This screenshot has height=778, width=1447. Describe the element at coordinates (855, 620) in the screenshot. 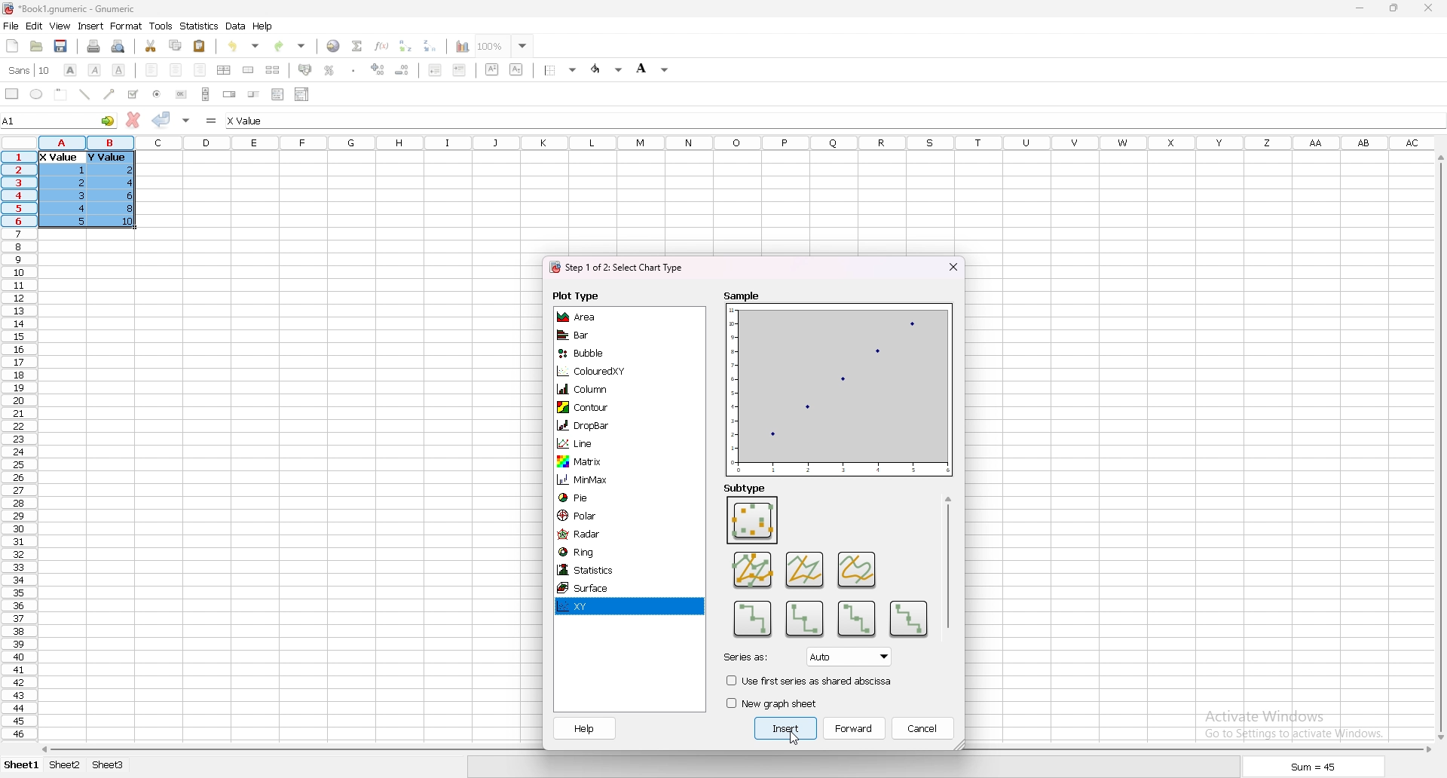

I see `subtype` at that location.